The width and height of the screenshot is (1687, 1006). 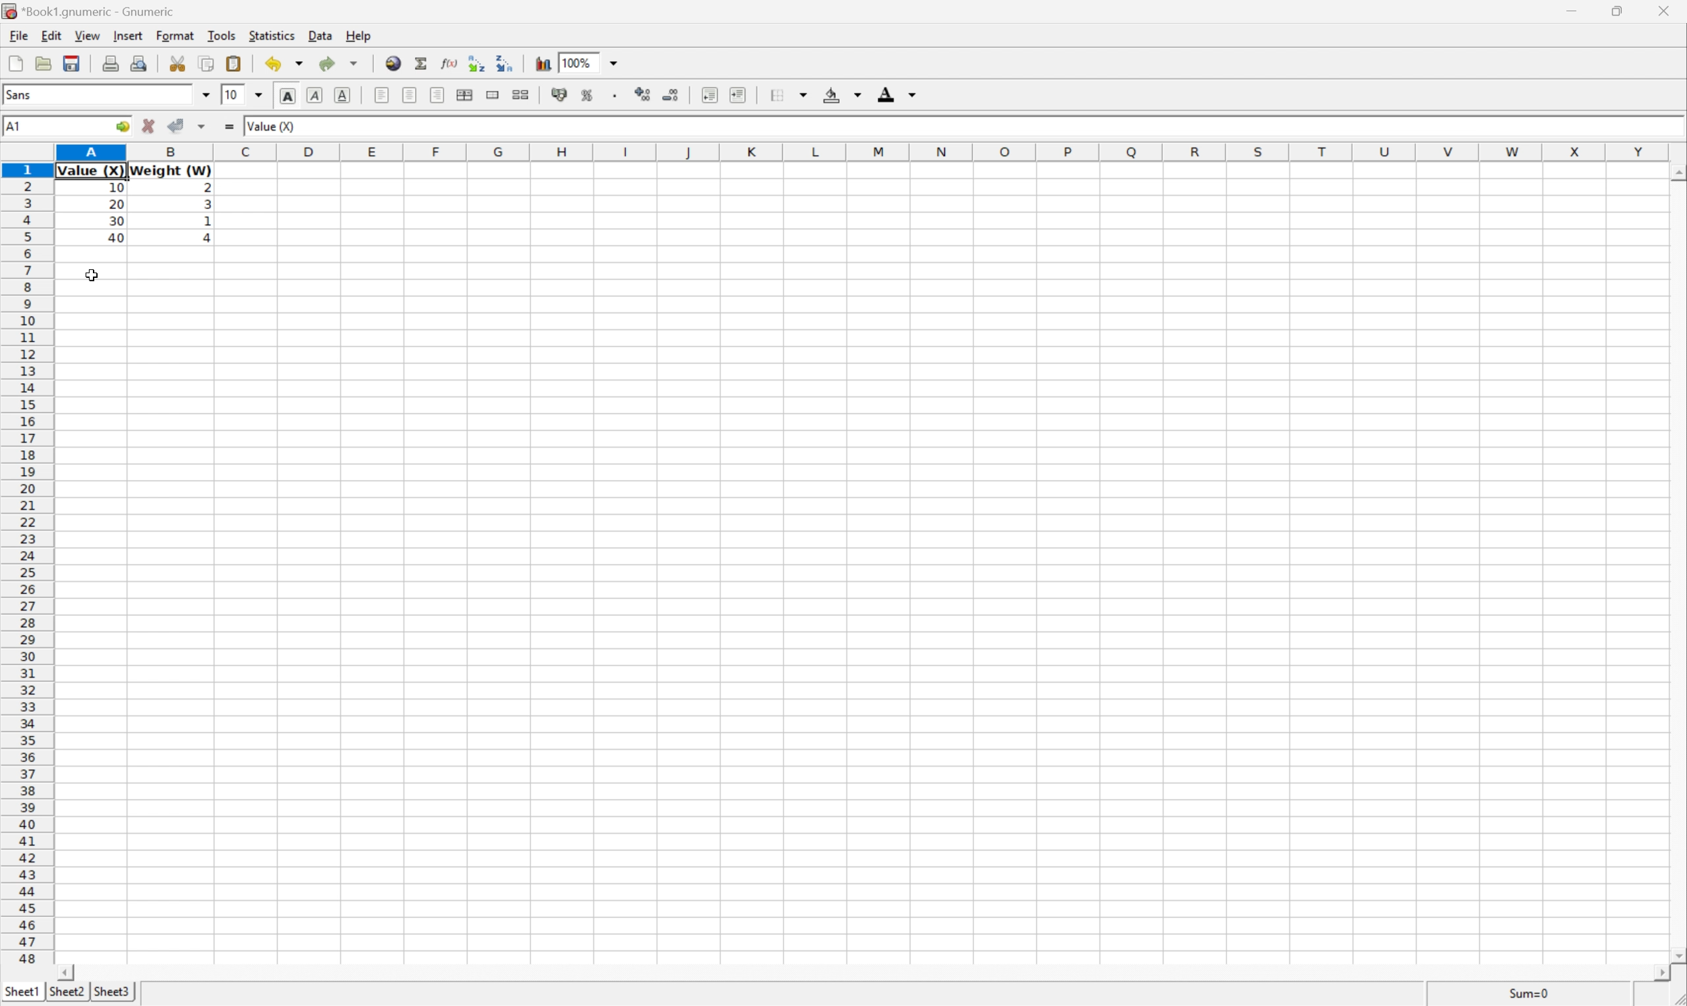 I want to click on Row number, so click(x=25, y=565).